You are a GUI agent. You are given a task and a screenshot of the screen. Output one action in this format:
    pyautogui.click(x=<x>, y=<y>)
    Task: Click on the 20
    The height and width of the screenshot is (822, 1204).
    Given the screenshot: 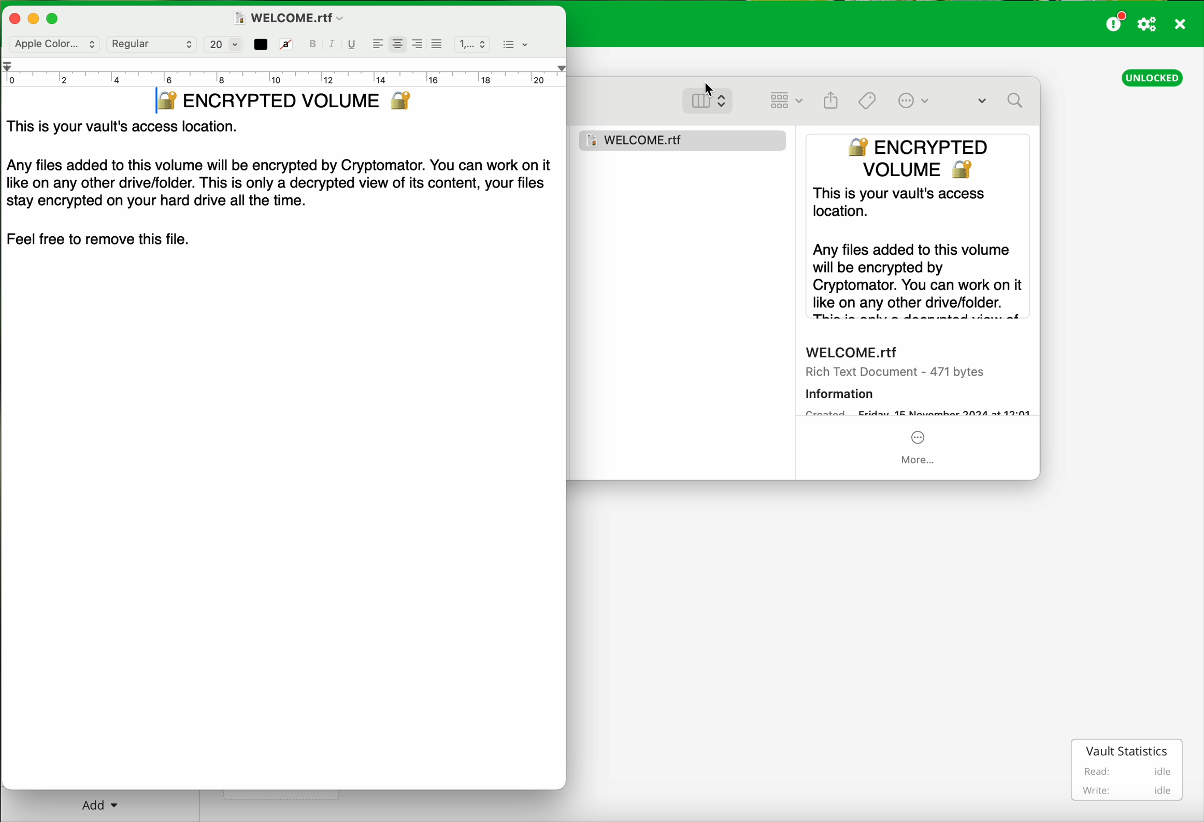 What is the action you would take?
    pyautogui.click(x=221, y=44)
    